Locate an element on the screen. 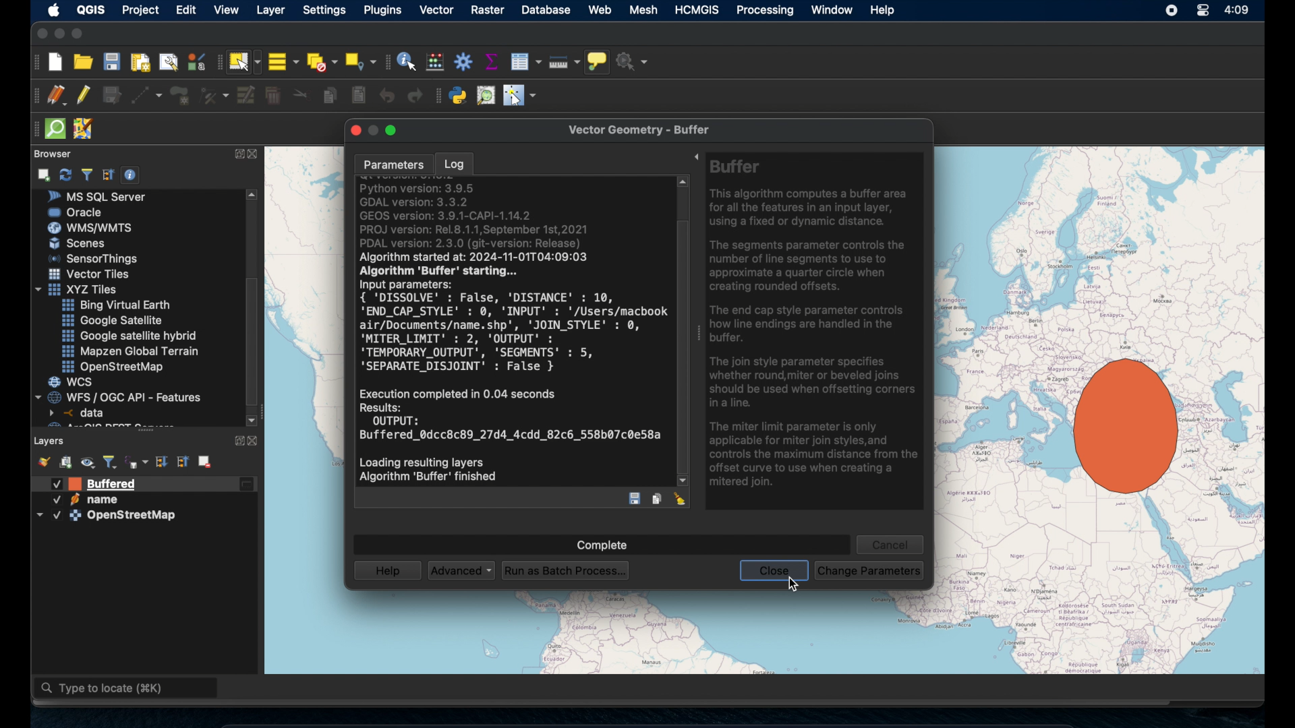 The height and width of the screenshot is (728, 1295). collapse all is located at coordinates (184, 461).